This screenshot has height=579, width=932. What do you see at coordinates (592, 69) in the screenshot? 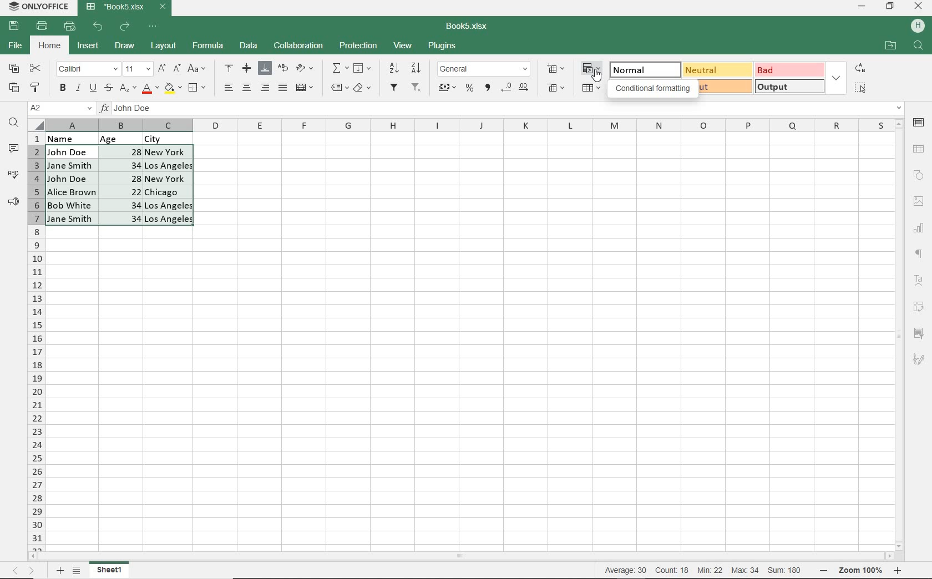
I see `CONDITIONAL FORMATTING` at bounding box center [592, 69].